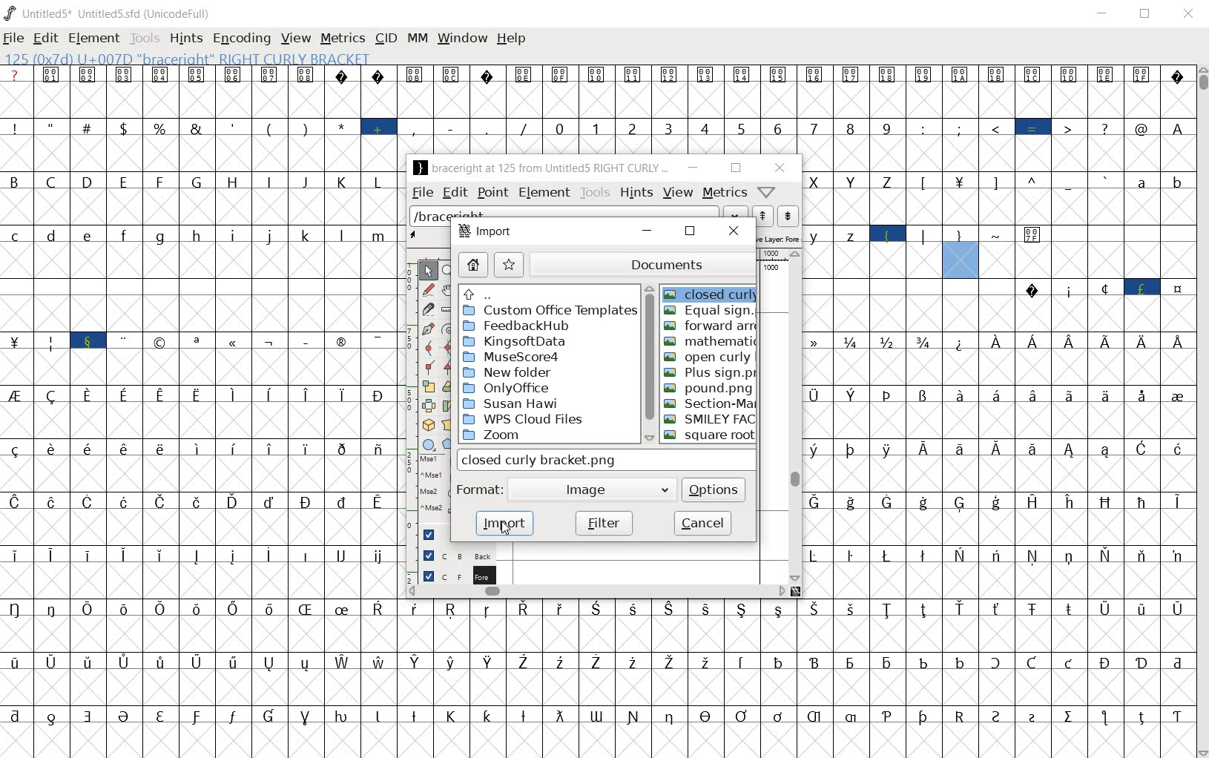  Describe the element at coordinates (427, 386) in the screenshot. I see `scale the selection` at that location.